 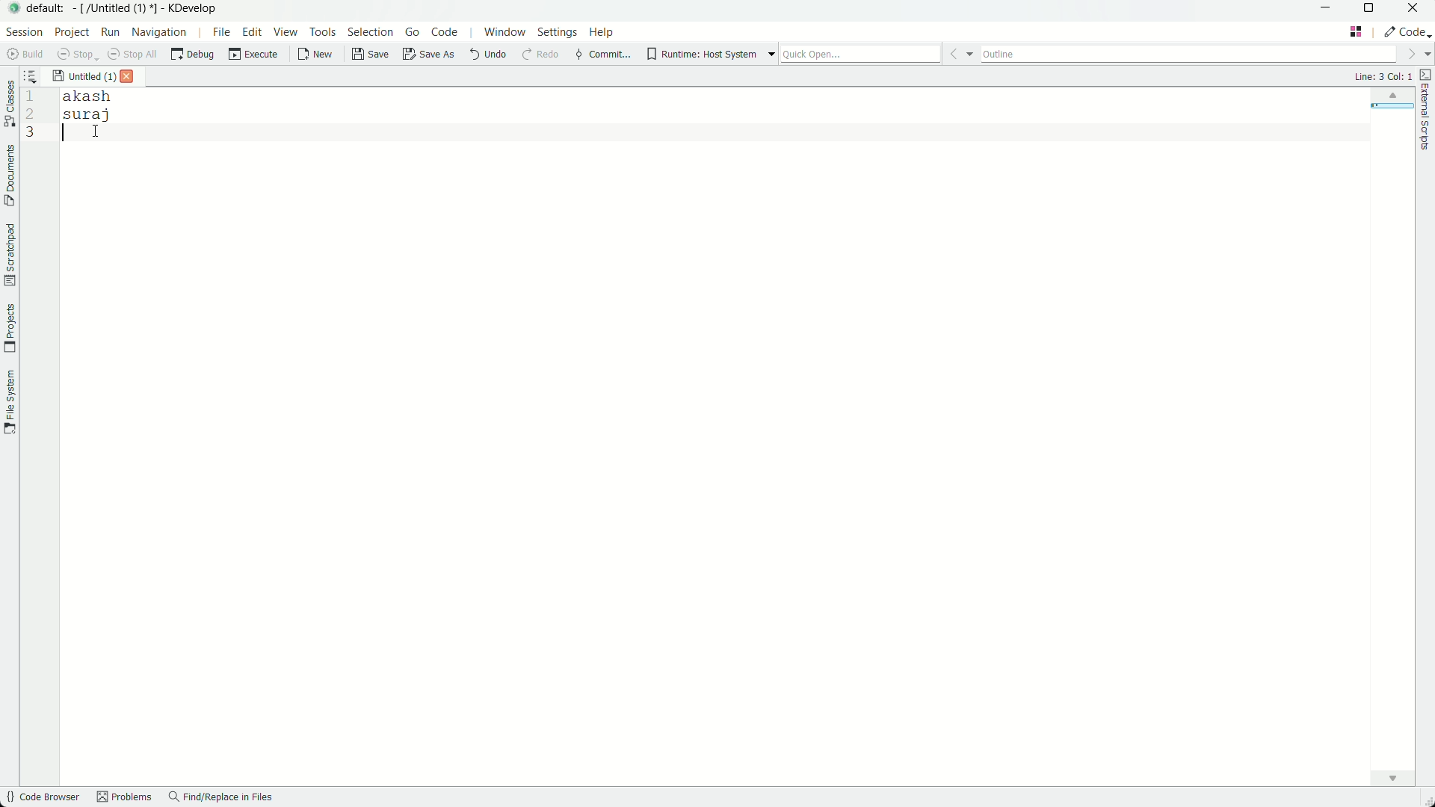 What do you see at coordinates (1325, 10) in the screenshot?
I see `minimize` at bounding box center [1325, 10].